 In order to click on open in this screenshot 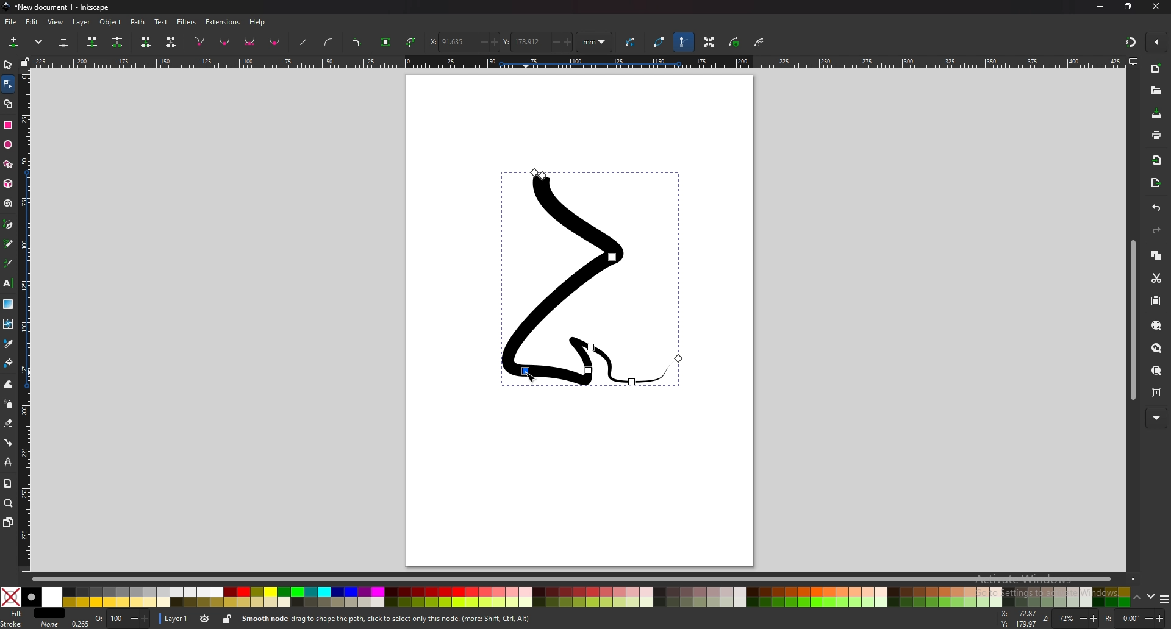, I will do `click(1156, 91)`.